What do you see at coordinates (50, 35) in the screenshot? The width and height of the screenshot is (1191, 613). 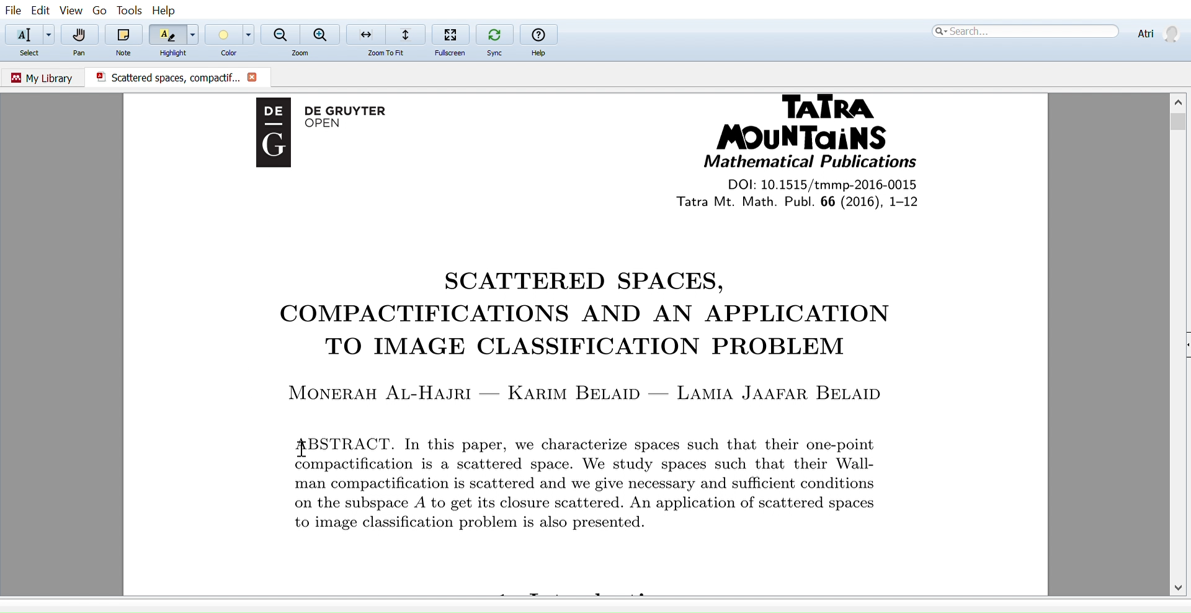 I see `Add text options` at bounding box center [50, 35].